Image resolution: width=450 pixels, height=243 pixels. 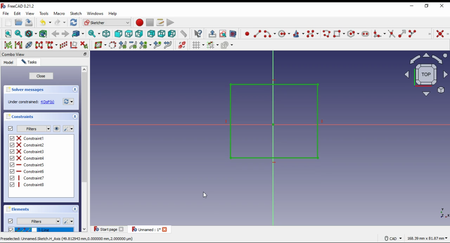 I want to click on show hide internal geometry, so click(x=28, y=45).